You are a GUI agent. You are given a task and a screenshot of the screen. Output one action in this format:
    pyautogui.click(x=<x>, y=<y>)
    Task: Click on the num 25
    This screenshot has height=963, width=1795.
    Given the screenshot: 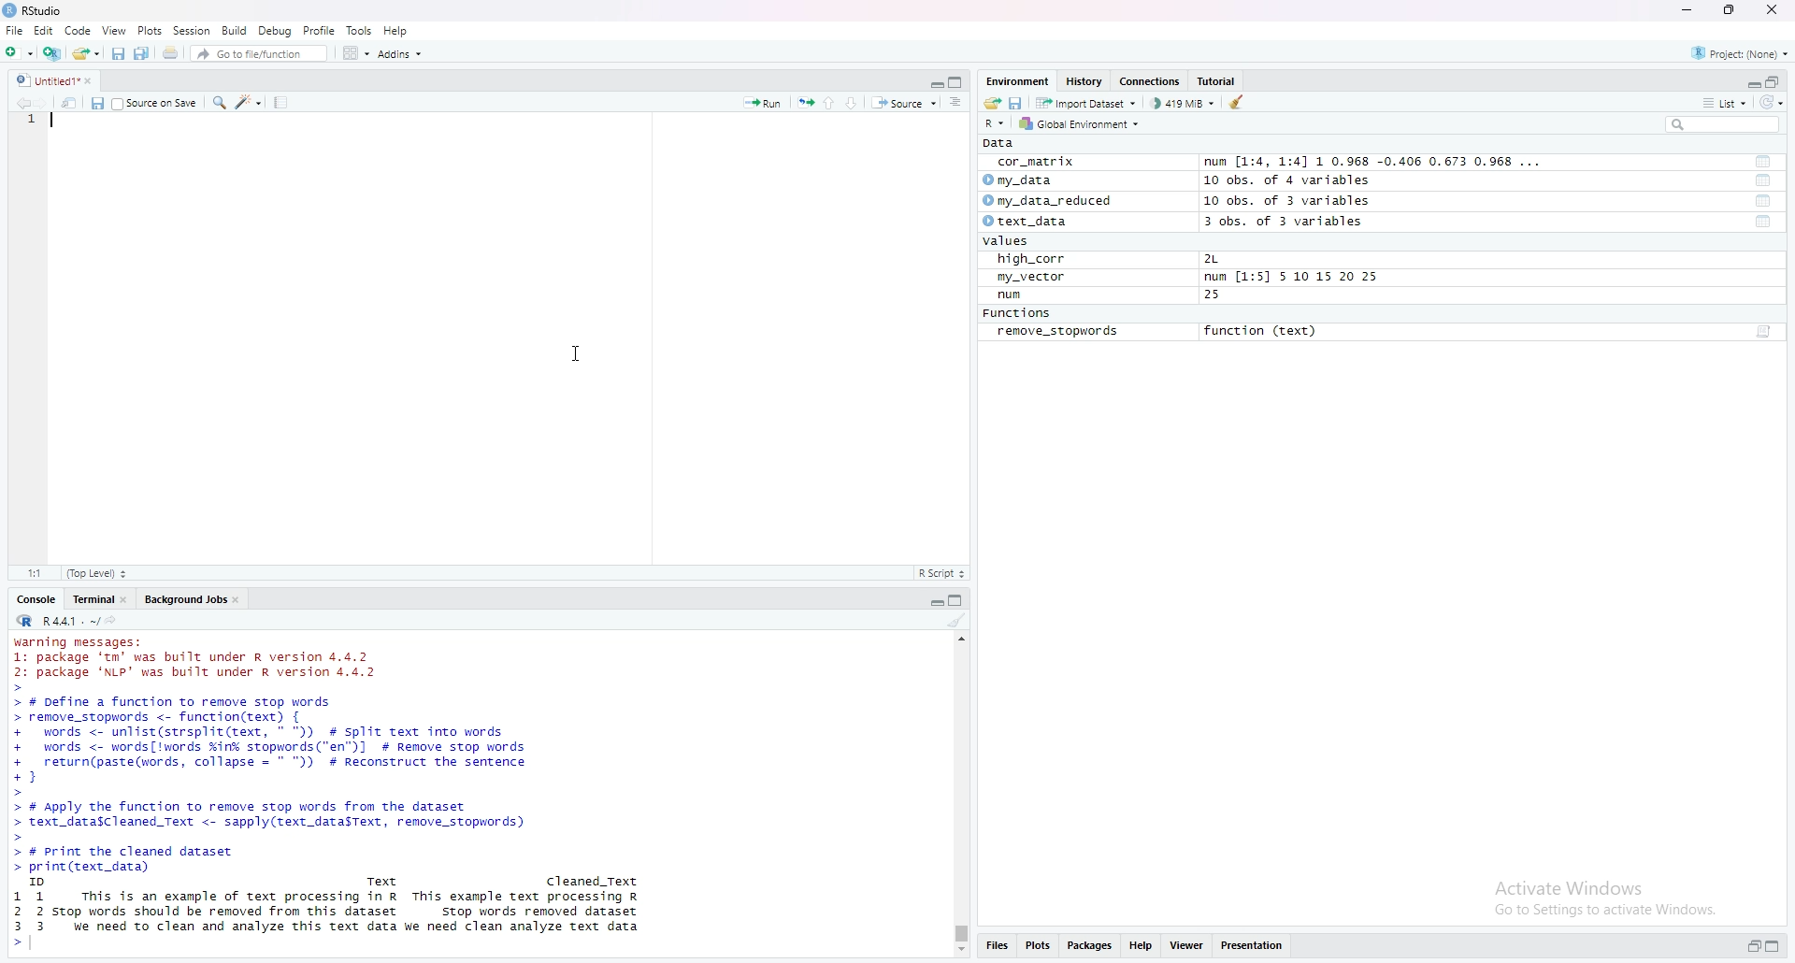 What is the action you would take?
    pyautogui.click(x=1110, y=295)
    